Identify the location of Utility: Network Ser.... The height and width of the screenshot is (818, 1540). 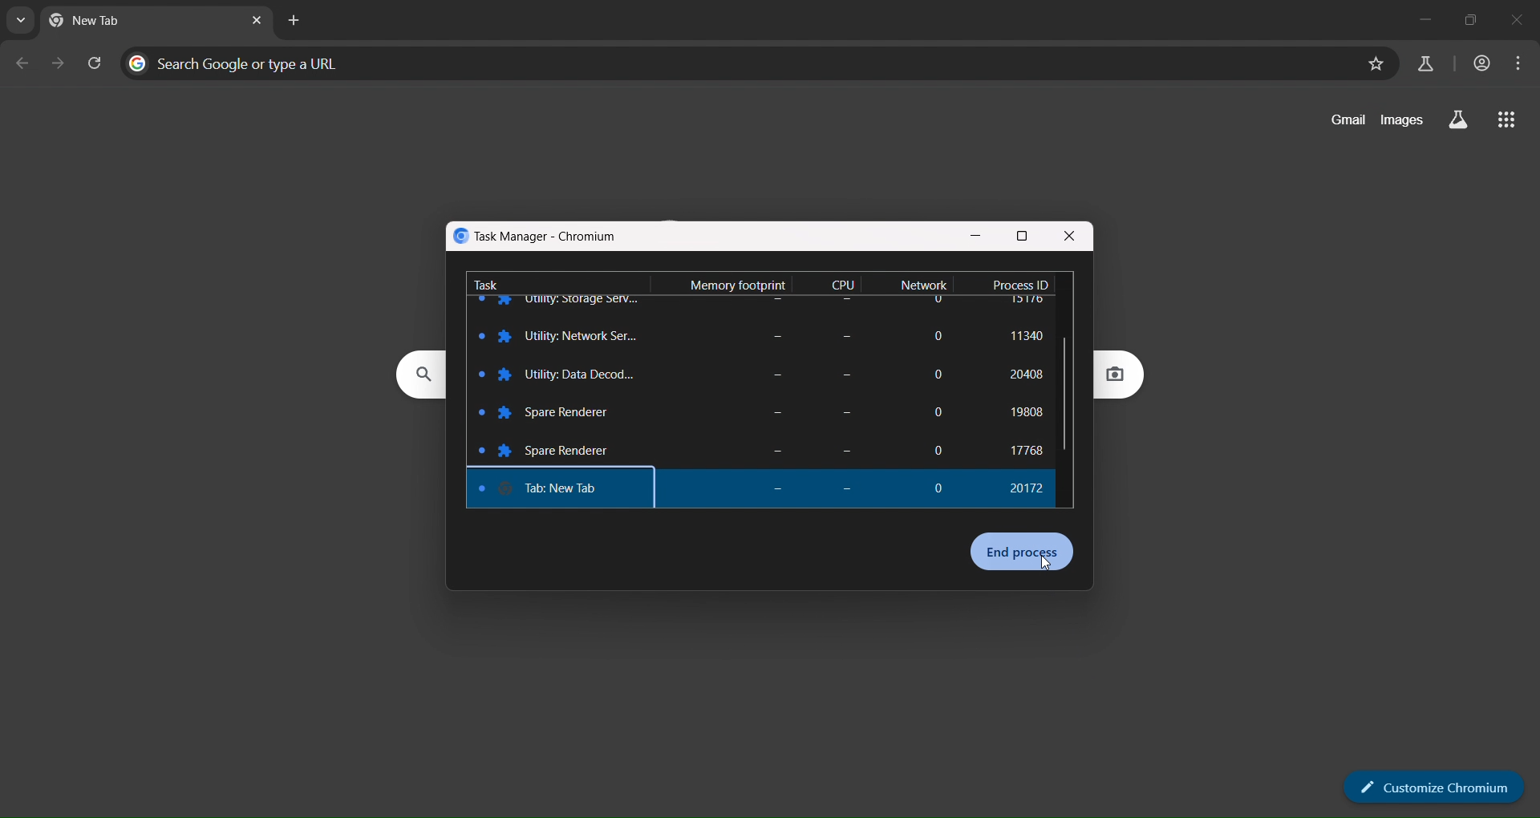
(584, 376).